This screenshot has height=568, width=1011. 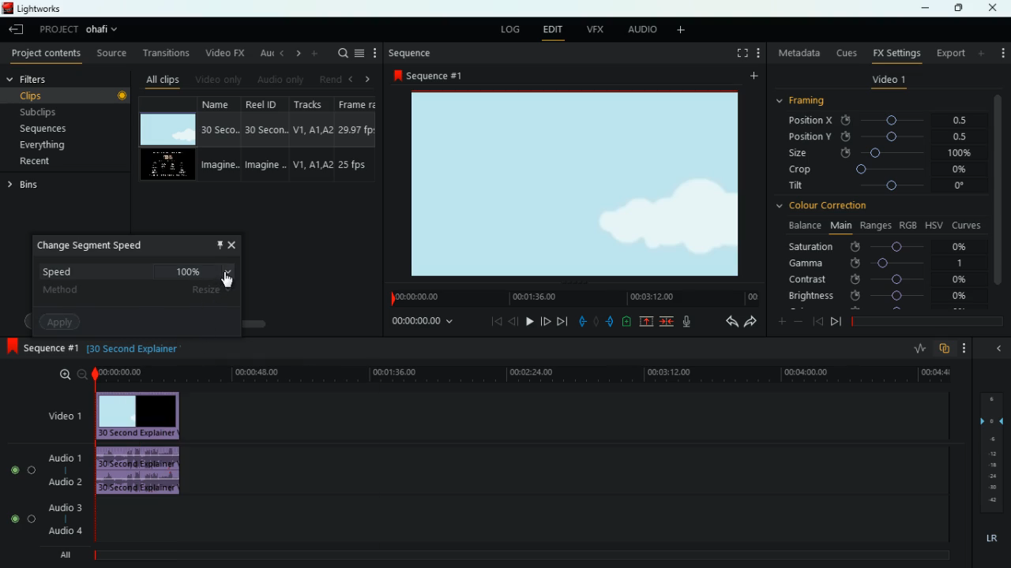 I want to click on vfx, so click(x=593, y=29).